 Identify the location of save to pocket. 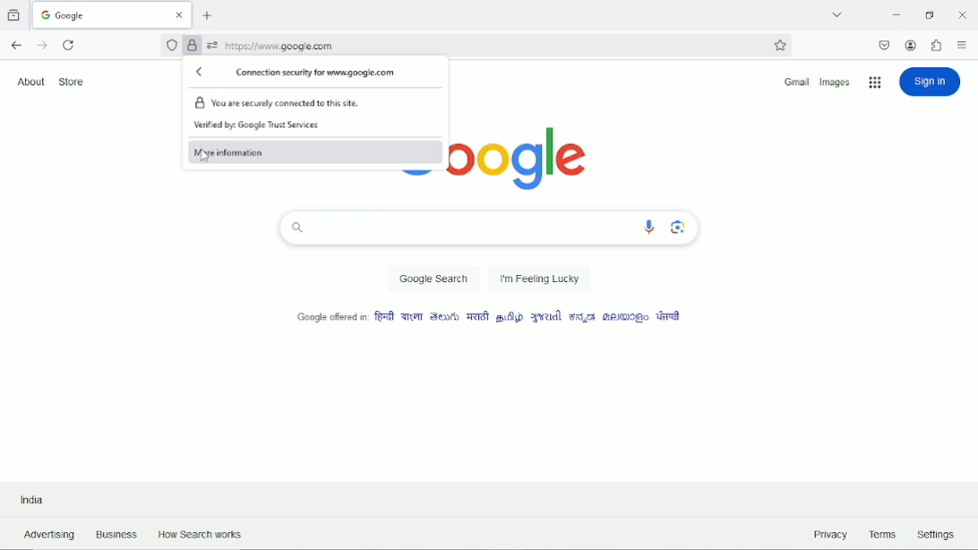
(885, 45).